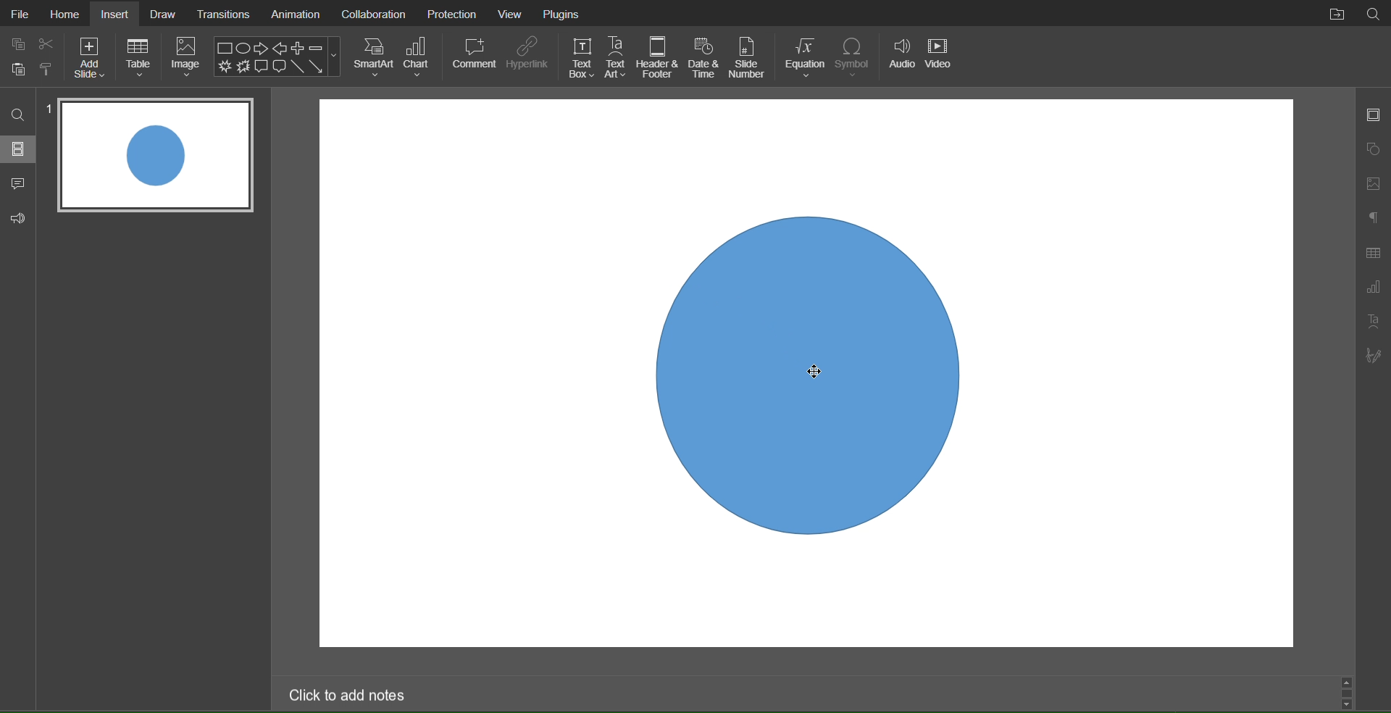 The height and width of the screenshot is (713, 1391). Describe the element at coordinates (420, 58) in the screenshot. I see `Chart` at that location.